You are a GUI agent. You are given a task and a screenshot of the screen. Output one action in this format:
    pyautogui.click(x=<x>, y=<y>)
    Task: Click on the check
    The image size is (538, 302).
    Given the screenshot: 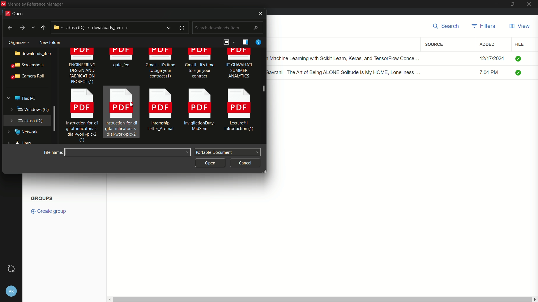 What is the action you would take?
    pyautogui.click(x=519, y=58)
    